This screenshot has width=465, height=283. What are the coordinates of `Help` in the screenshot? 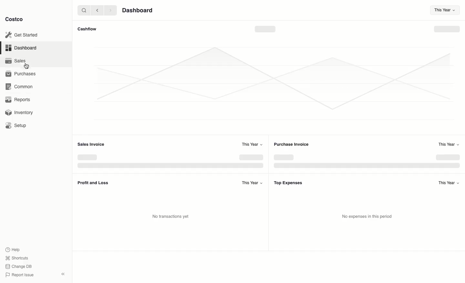 It's located at (13, 249).